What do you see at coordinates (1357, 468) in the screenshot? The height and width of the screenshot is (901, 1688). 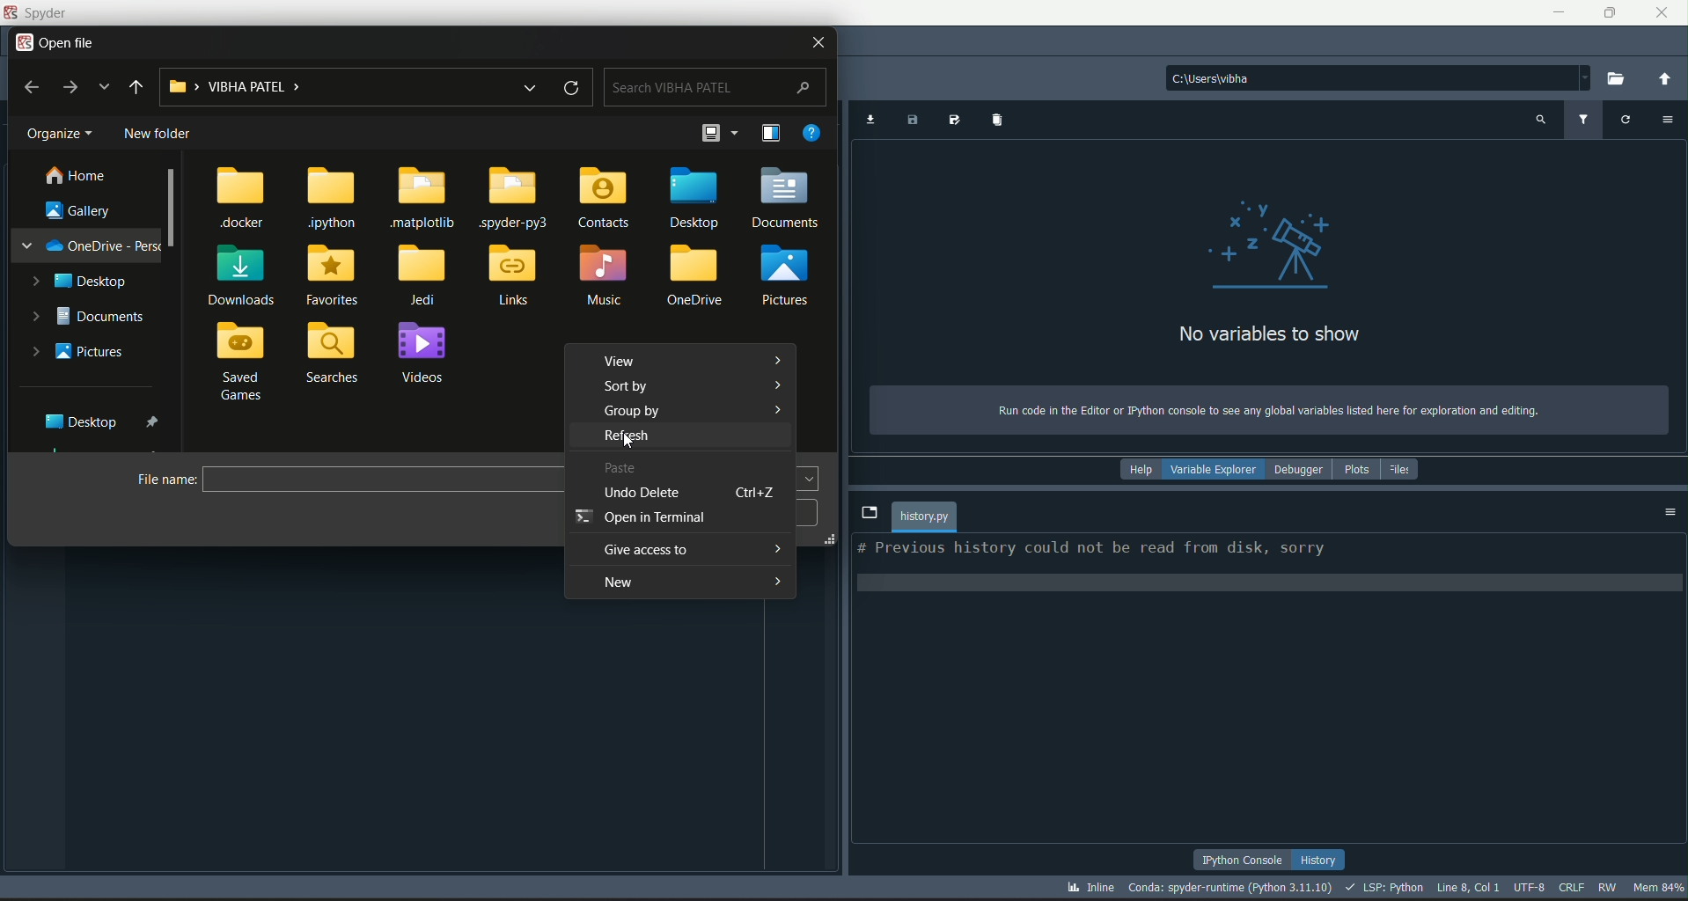 I see `plots` at bounding box center [1357, 468].